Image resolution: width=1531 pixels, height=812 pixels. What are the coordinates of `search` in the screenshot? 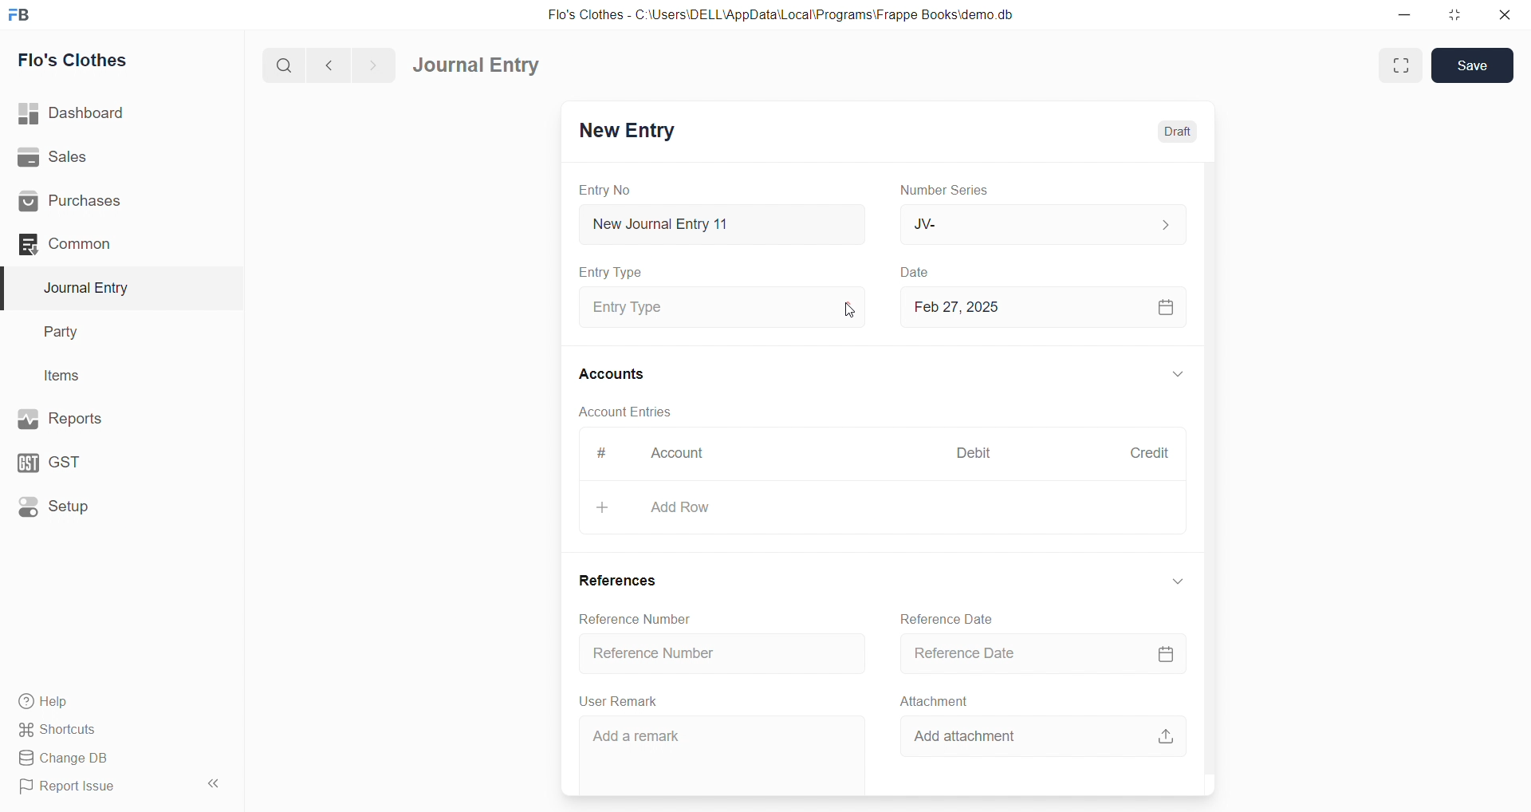 It's located at (281, 67).